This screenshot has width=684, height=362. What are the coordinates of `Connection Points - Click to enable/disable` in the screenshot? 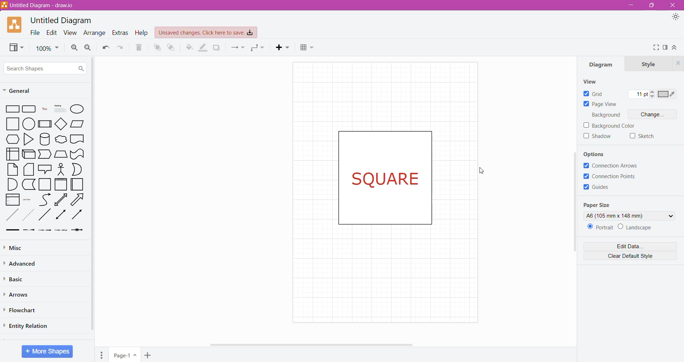 It's located at (613, 177).